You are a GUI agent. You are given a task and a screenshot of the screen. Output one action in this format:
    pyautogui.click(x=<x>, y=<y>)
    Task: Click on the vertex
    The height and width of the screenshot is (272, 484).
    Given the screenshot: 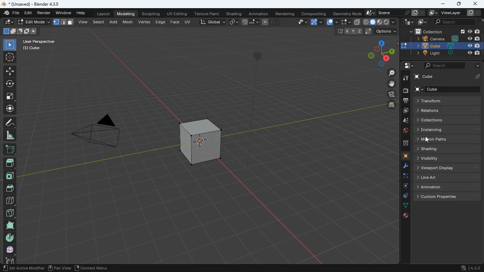 What is the action you would take?
    pyautogui.click(x=144, y=22)
    